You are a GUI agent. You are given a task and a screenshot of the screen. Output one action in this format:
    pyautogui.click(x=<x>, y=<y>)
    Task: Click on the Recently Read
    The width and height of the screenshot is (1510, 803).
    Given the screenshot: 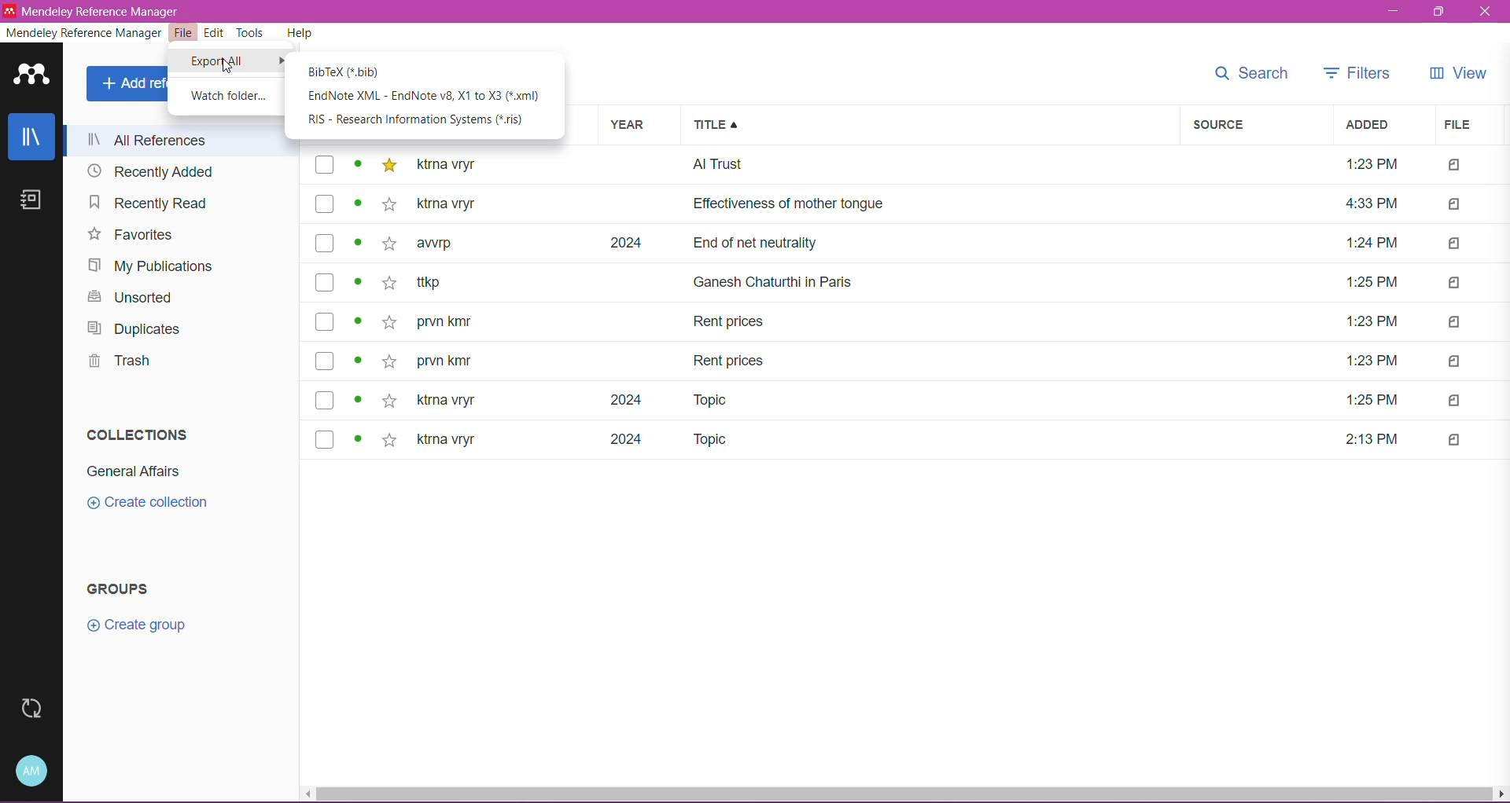 What is the action you would take?
    pyautogui.click(x=145, y=202)
    